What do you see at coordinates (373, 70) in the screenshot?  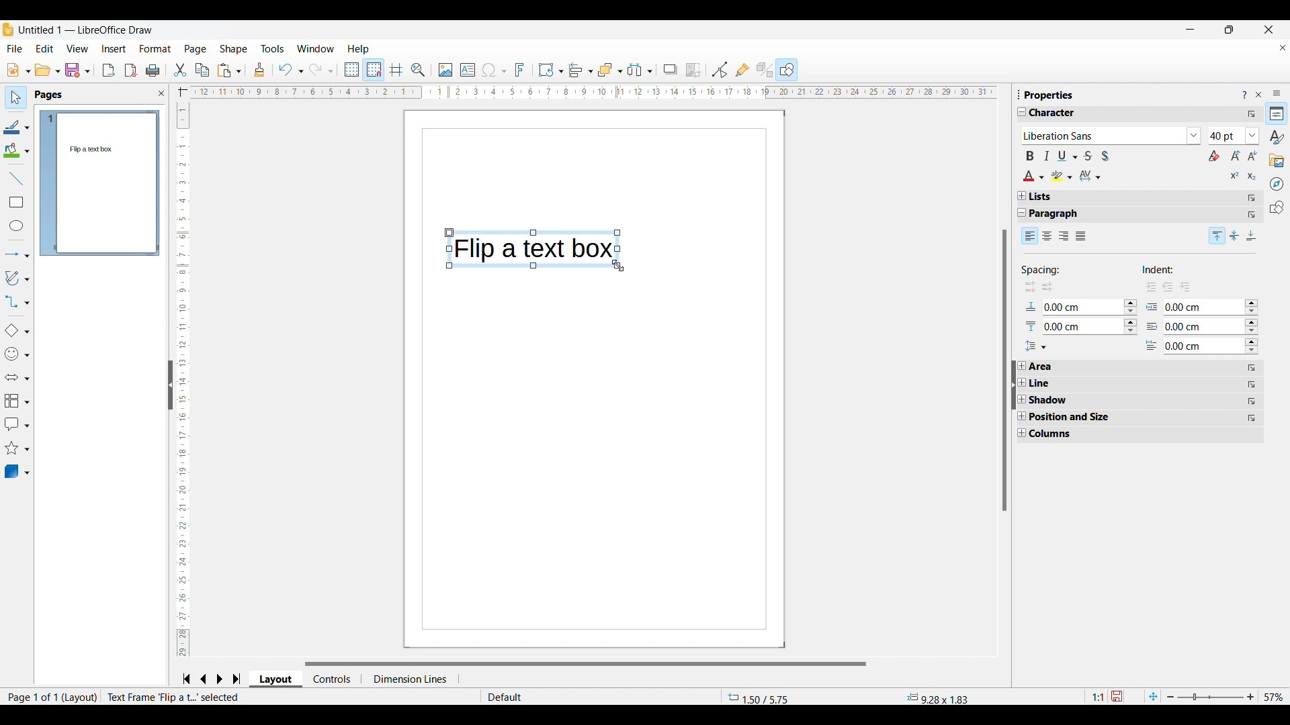 I see `Snap to grid, highlighted` at bounding box center [373, 70].